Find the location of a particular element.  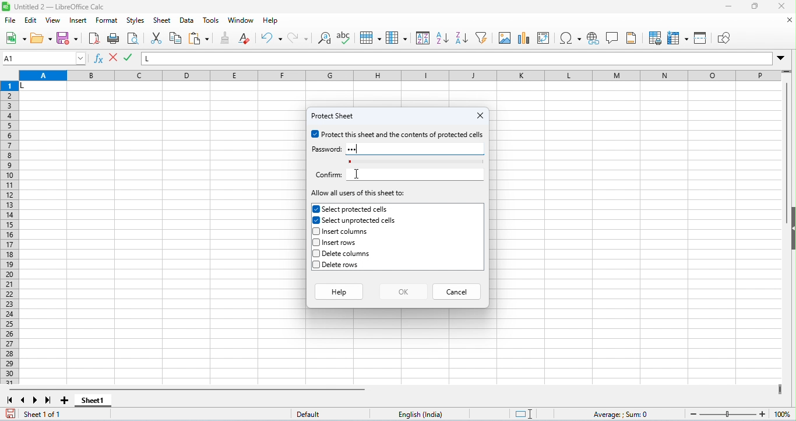

untitled 2- libreoffice calc is located at coordinates (55, 6).